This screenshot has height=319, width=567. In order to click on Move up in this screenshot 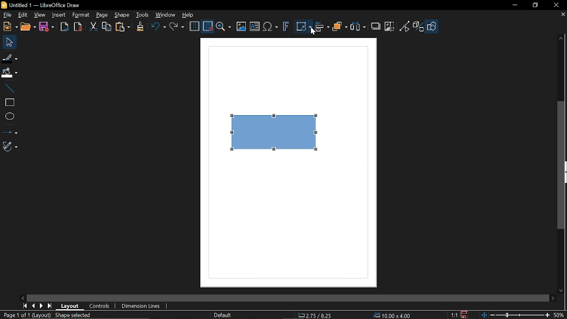, I will do `click(562, 39)`.